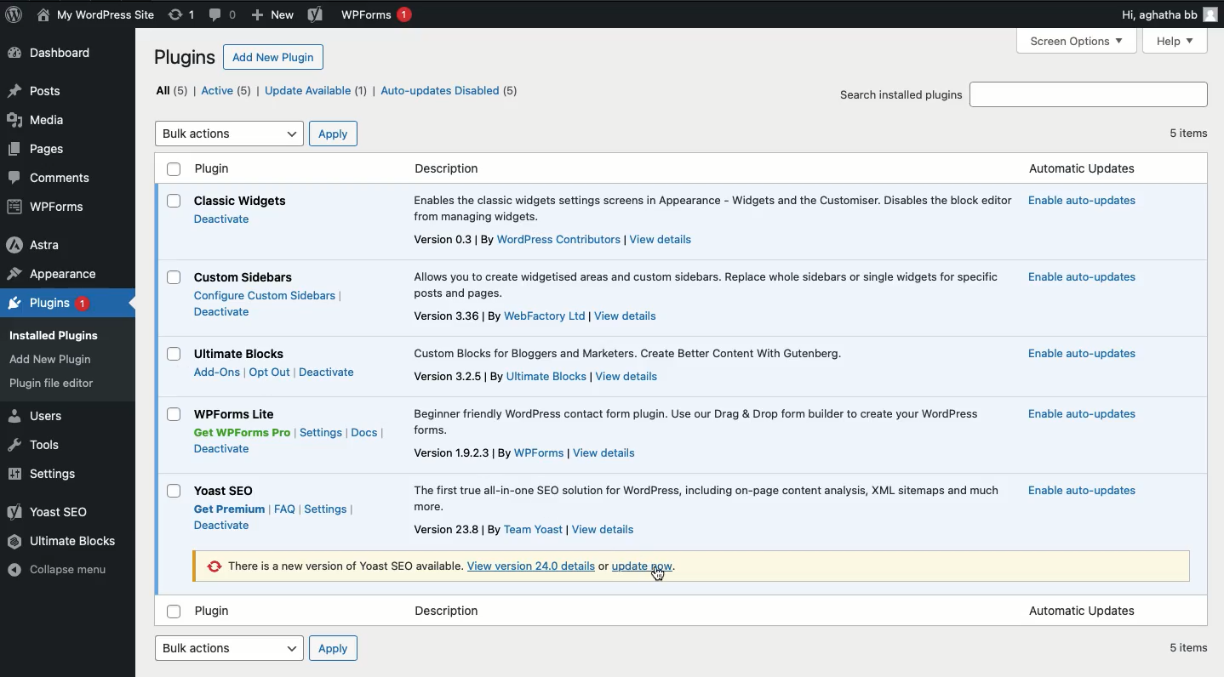 This screenshot has width=1224, height=677. I want to click on Checkbox, so click(174, 612).